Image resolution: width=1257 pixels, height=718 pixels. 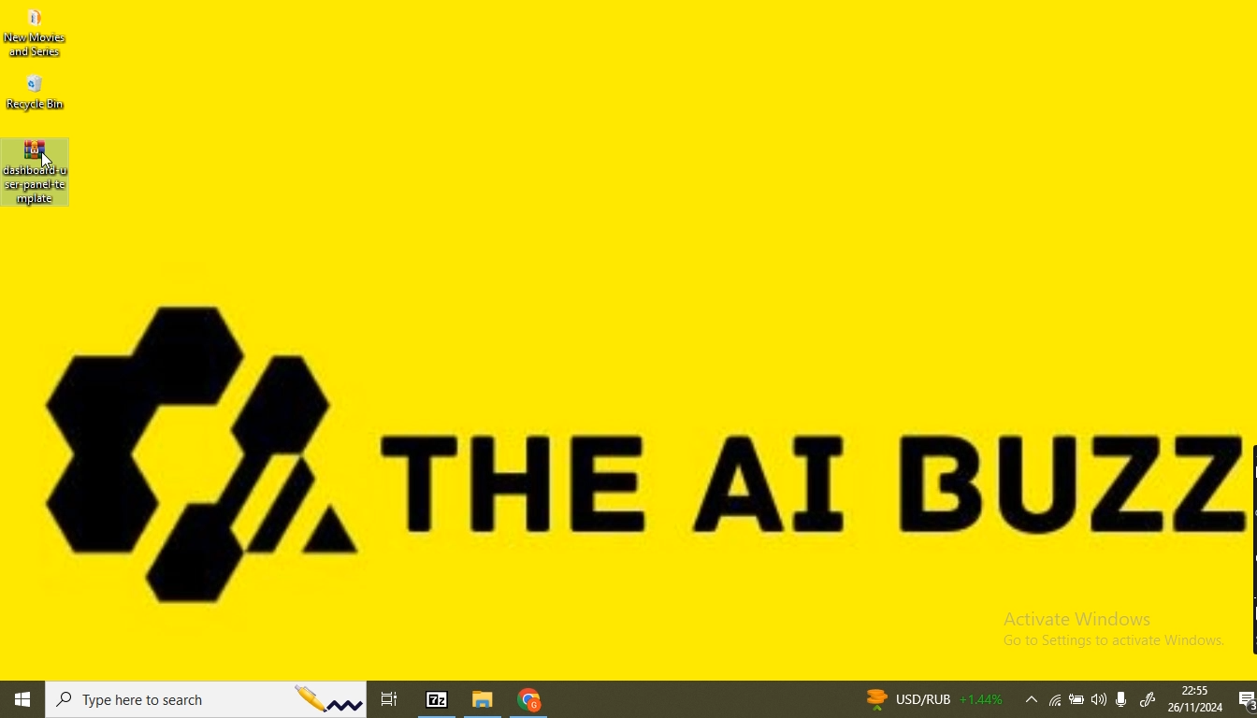 What do you see at coordinates (41, 35) in the screenshot?
I see `new movies and series` at bounding box center [41, 35].